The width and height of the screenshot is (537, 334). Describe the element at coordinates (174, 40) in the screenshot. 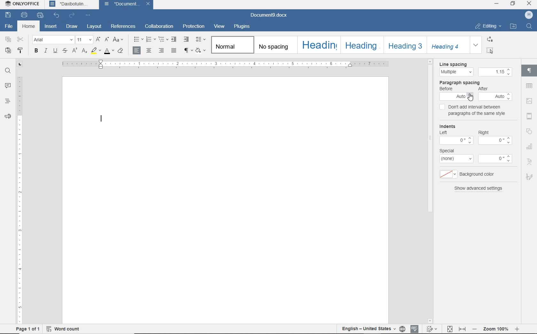

I see `decrease indent` at that location.